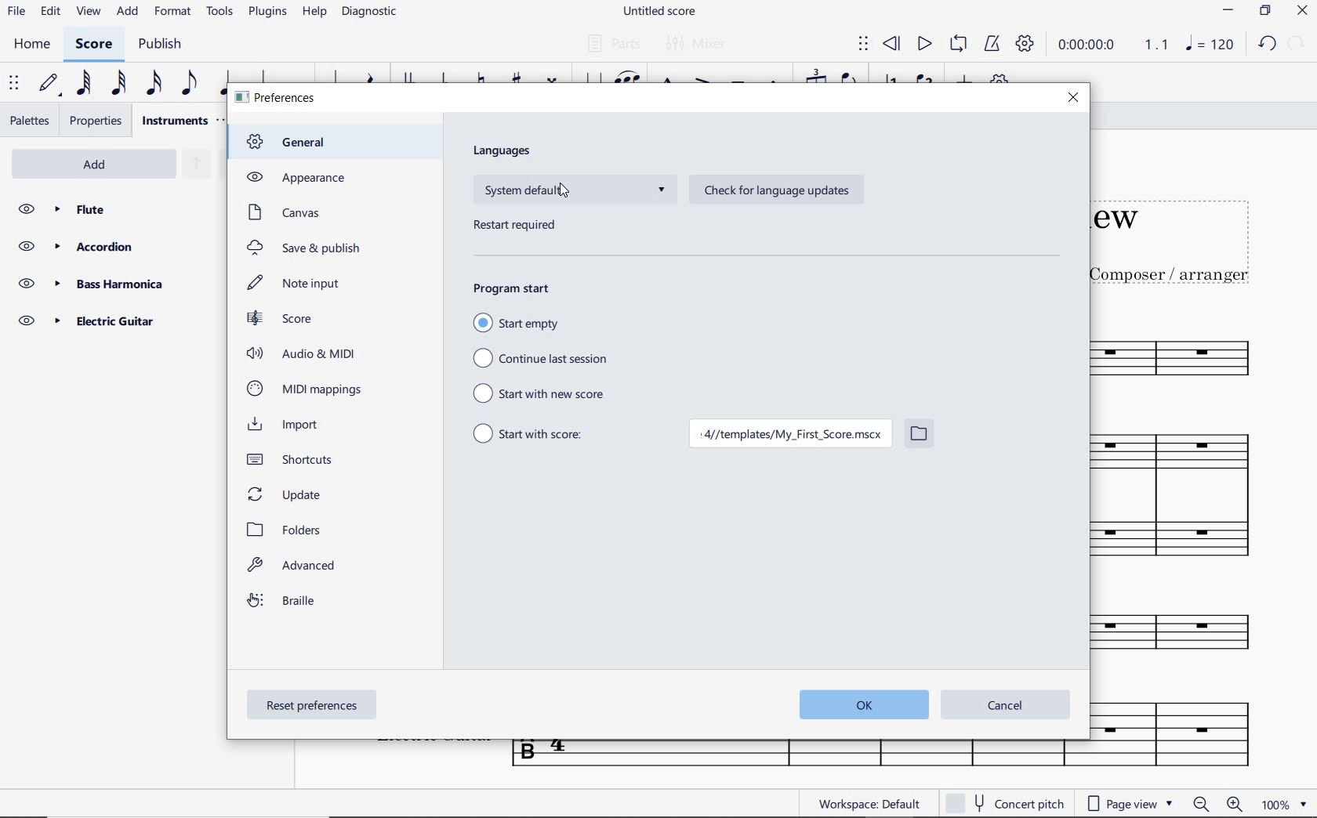 The image size is (1317, 818). I want to click on parts, so click(612, 44).